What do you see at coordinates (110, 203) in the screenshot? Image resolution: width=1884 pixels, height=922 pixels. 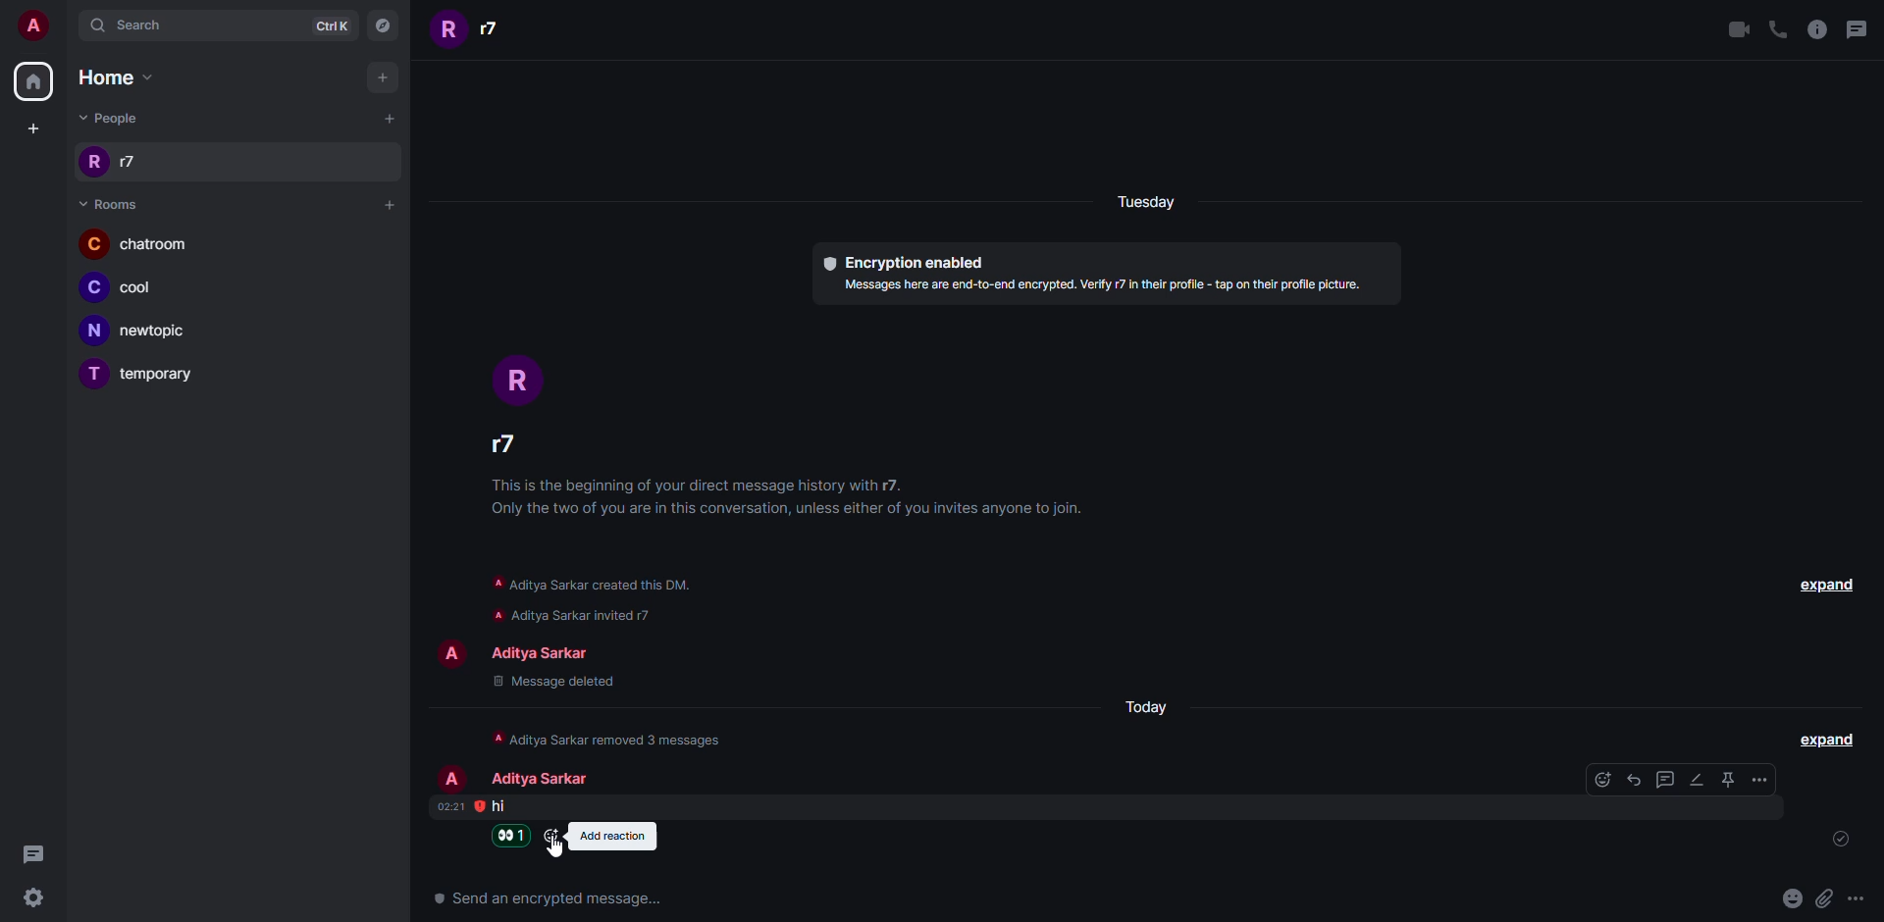 I see `room` at bounding box center [110, 203].